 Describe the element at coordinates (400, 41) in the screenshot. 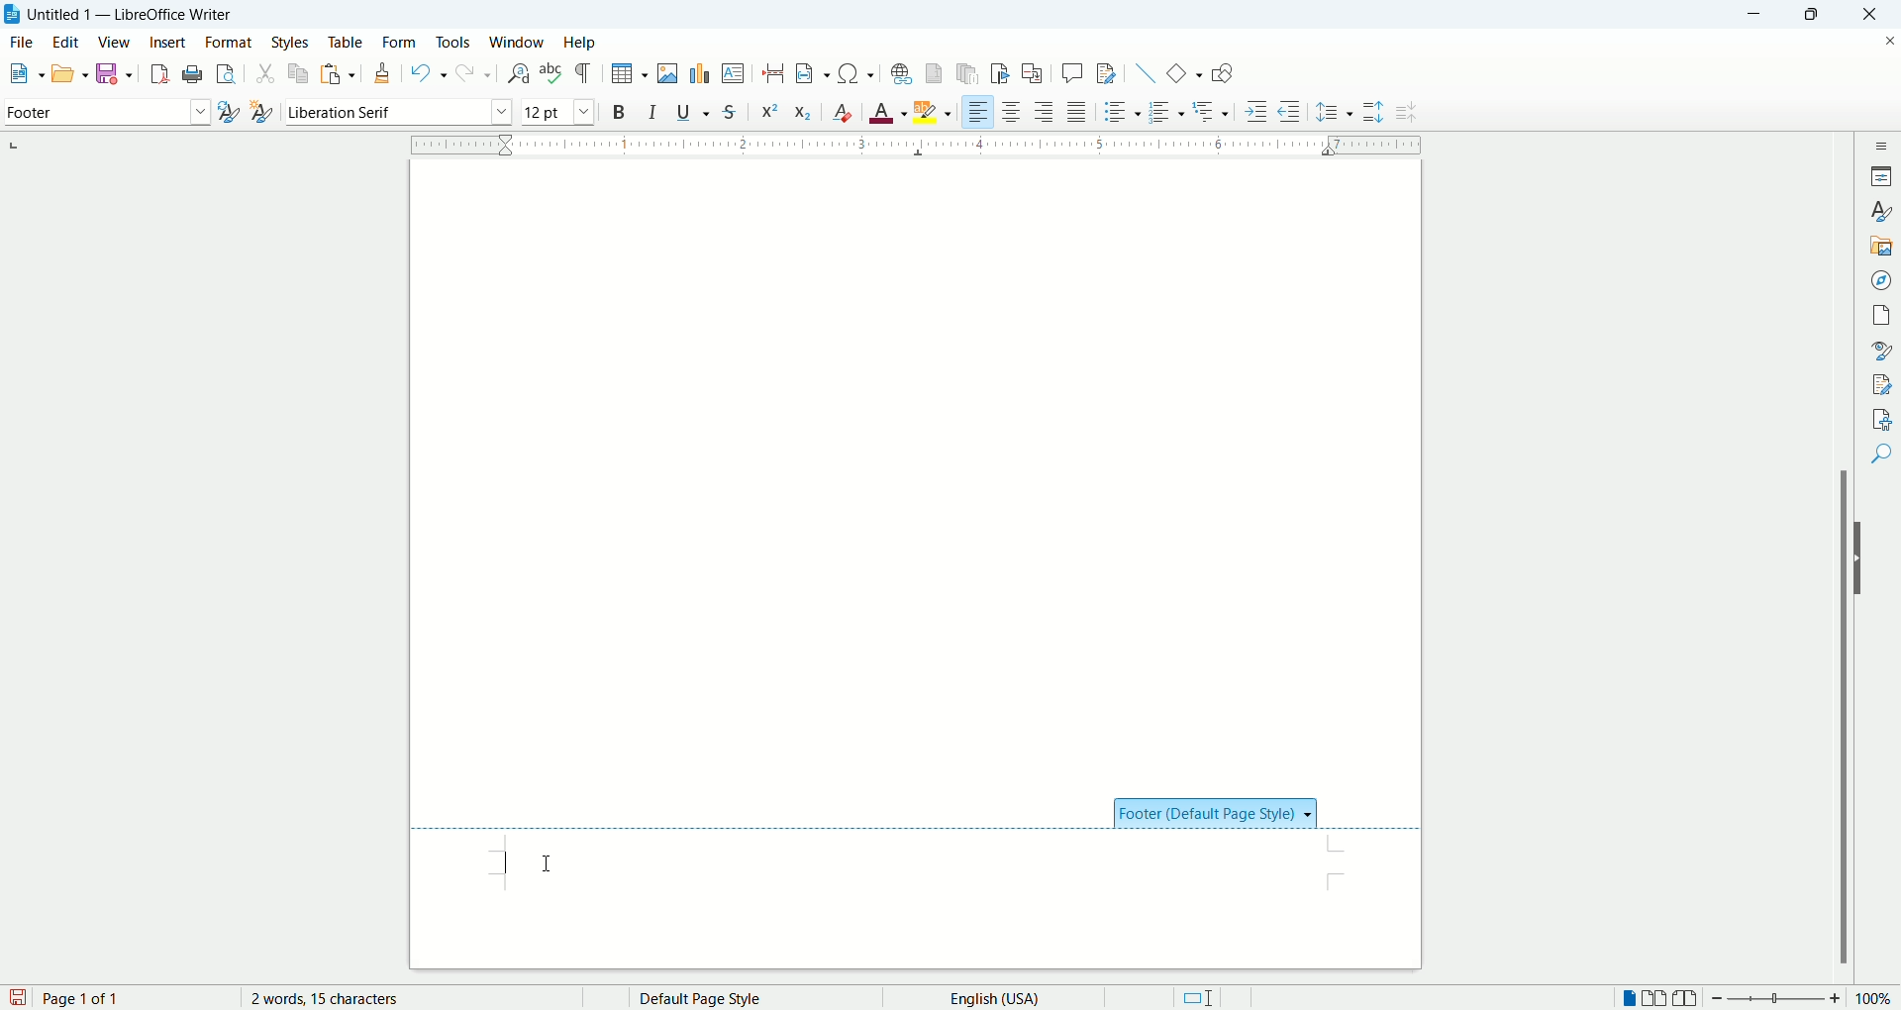

I see `form` at that location.